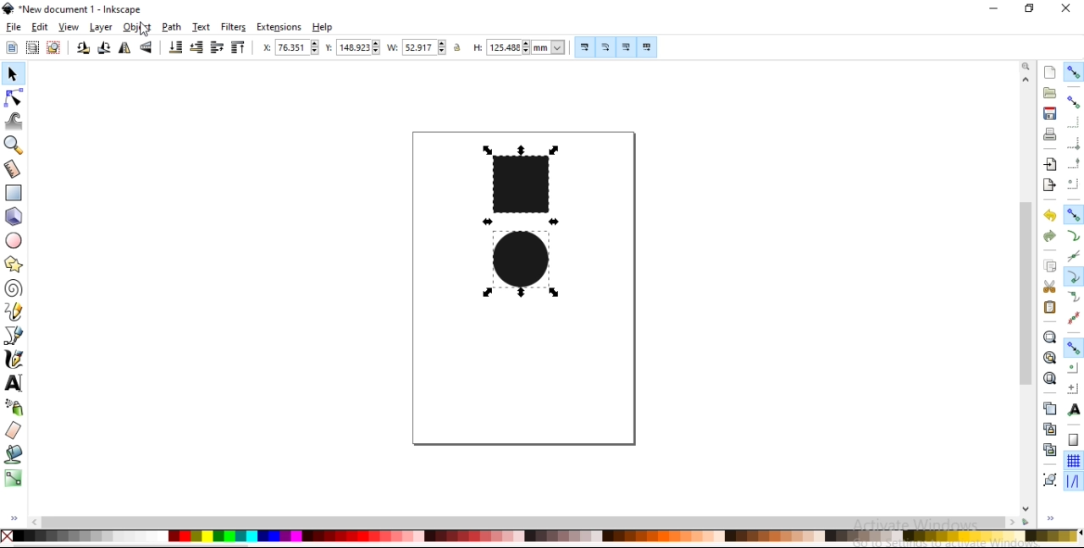 Image resolution: width=1084 pixels, height=548 pixels. What do you see at coordinates (279, 28) in the screenshot?
I see `extensions` at bounding box center [279, 28].